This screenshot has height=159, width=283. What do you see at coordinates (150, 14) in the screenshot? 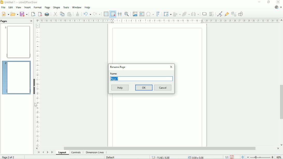
I see `Insert special character` at bounding box center [150, 14].